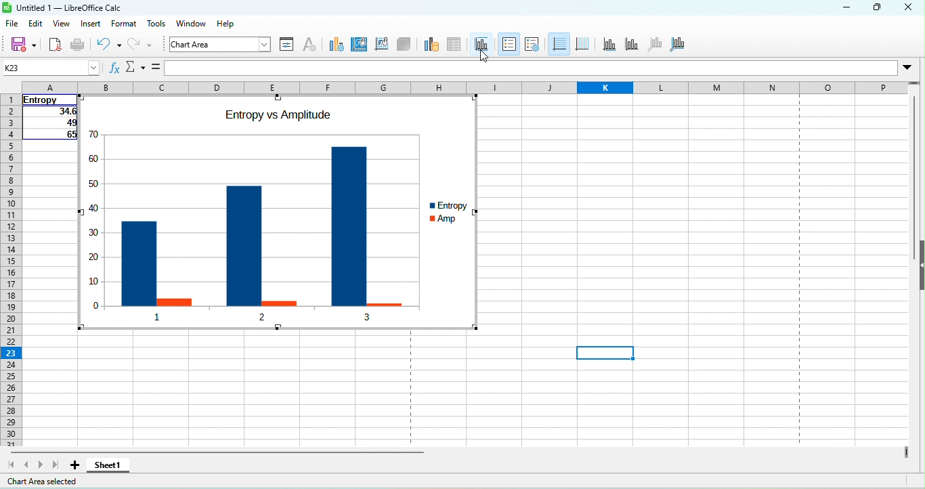 This screenshot has width=925, height=489. Describe the element at coordinates (454, 204) in the screenshot. I see `entropy` at that location.